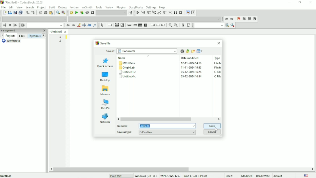 This screenshot has width=316, height=178. Describe the element at coordinates (105, 63) in the screenshot. I see `Quick access` at that location.